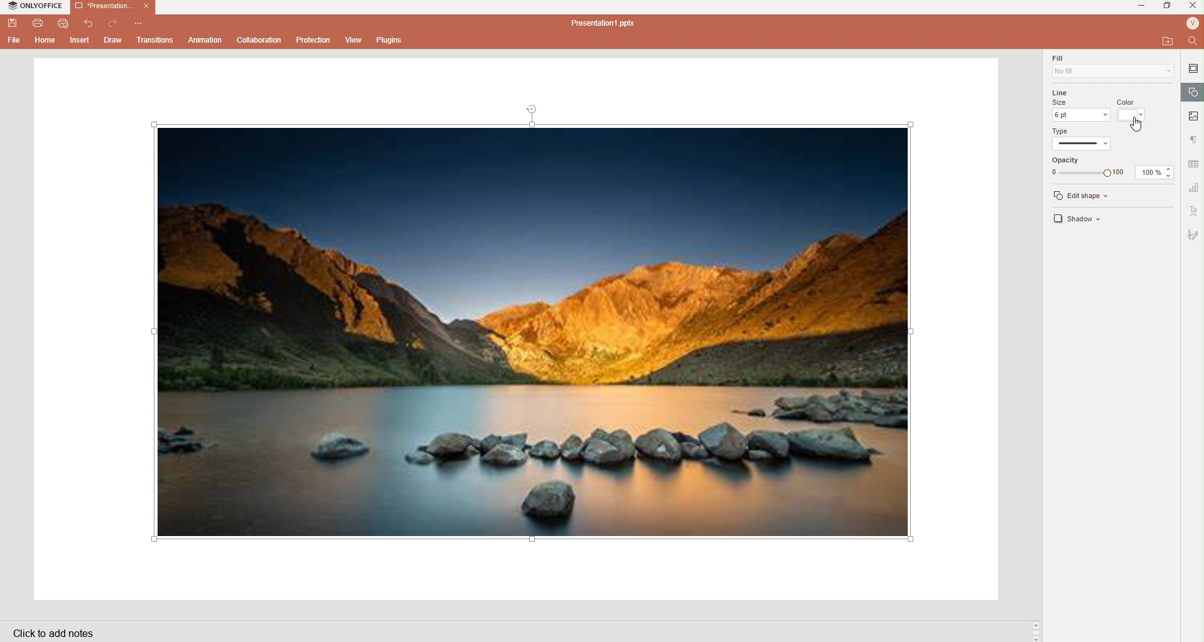 This screenshot has width=1204, height=642. What do you see at coordinates (389, 40) in the screenshot?
I see `Plugins` at bounding box center [389, 40].